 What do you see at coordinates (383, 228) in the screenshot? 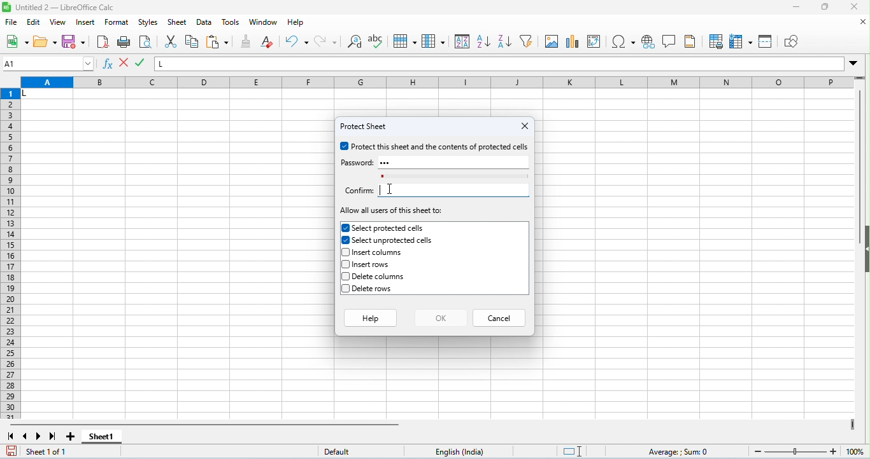
I see `select protected cells` at bounding box center [383, 228].